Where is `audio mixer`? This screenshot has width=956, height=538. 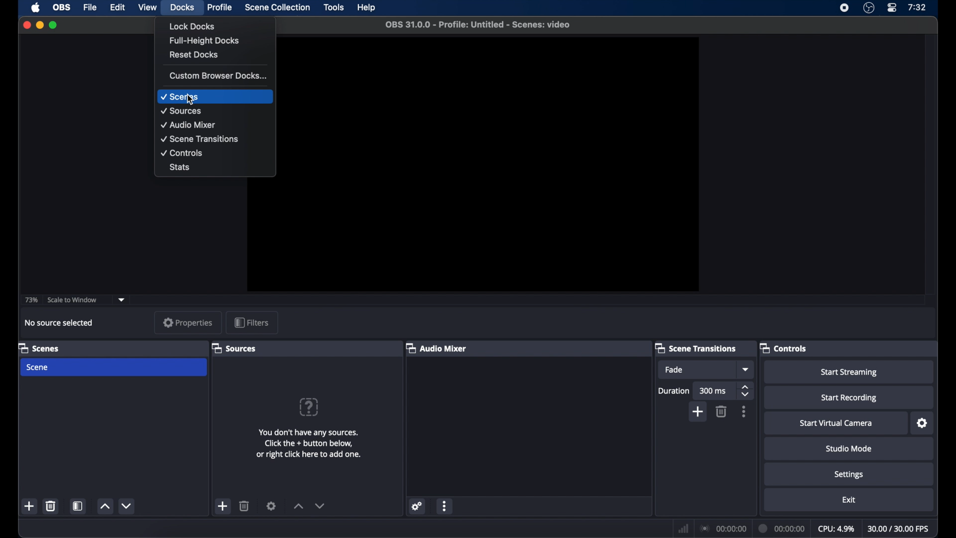 audio mixer is located at coordinates (188, 125).